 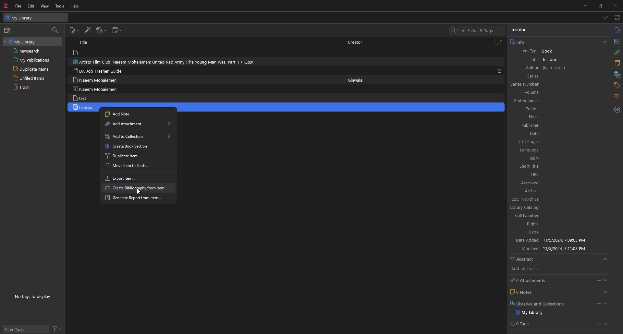 I want to click on show, so click(x=605, y=292).